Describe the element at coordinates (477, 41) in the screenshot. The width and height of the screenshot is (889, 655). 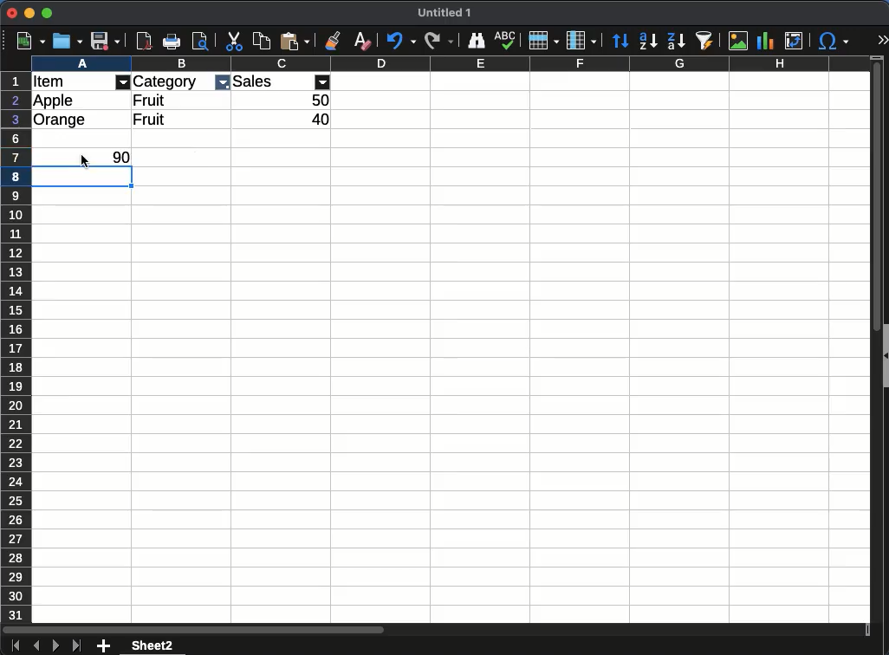
I see `finder` at that location.